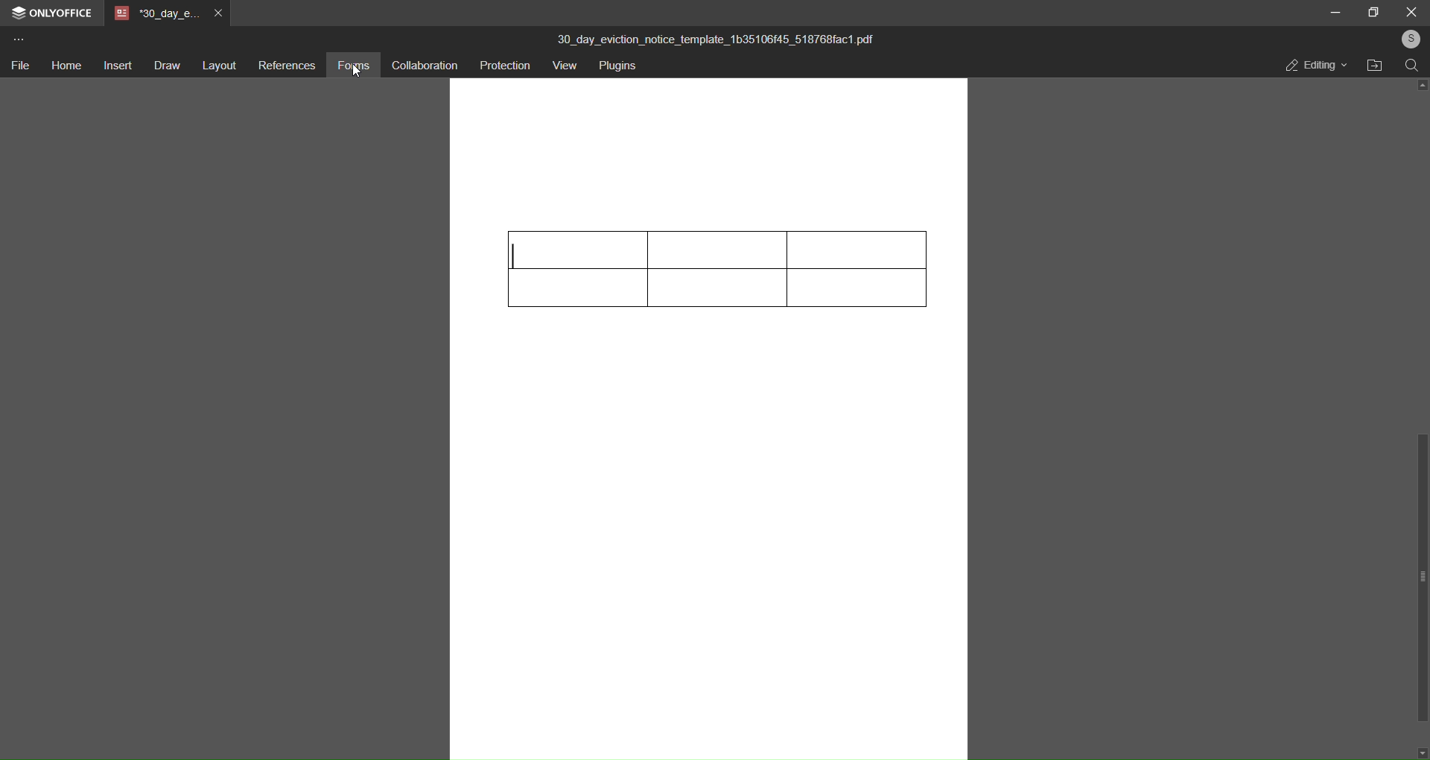 Image resolution: width=1430 pixels, height=760 pixels. I want to click on down, so click(1422, 751).